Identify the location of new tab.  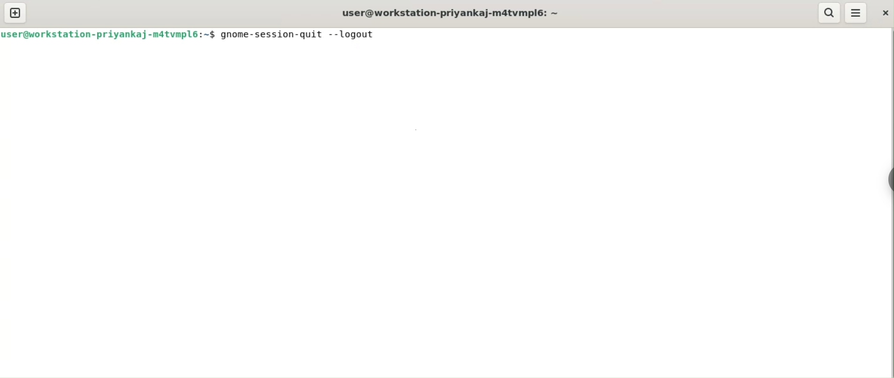
(15, 13).